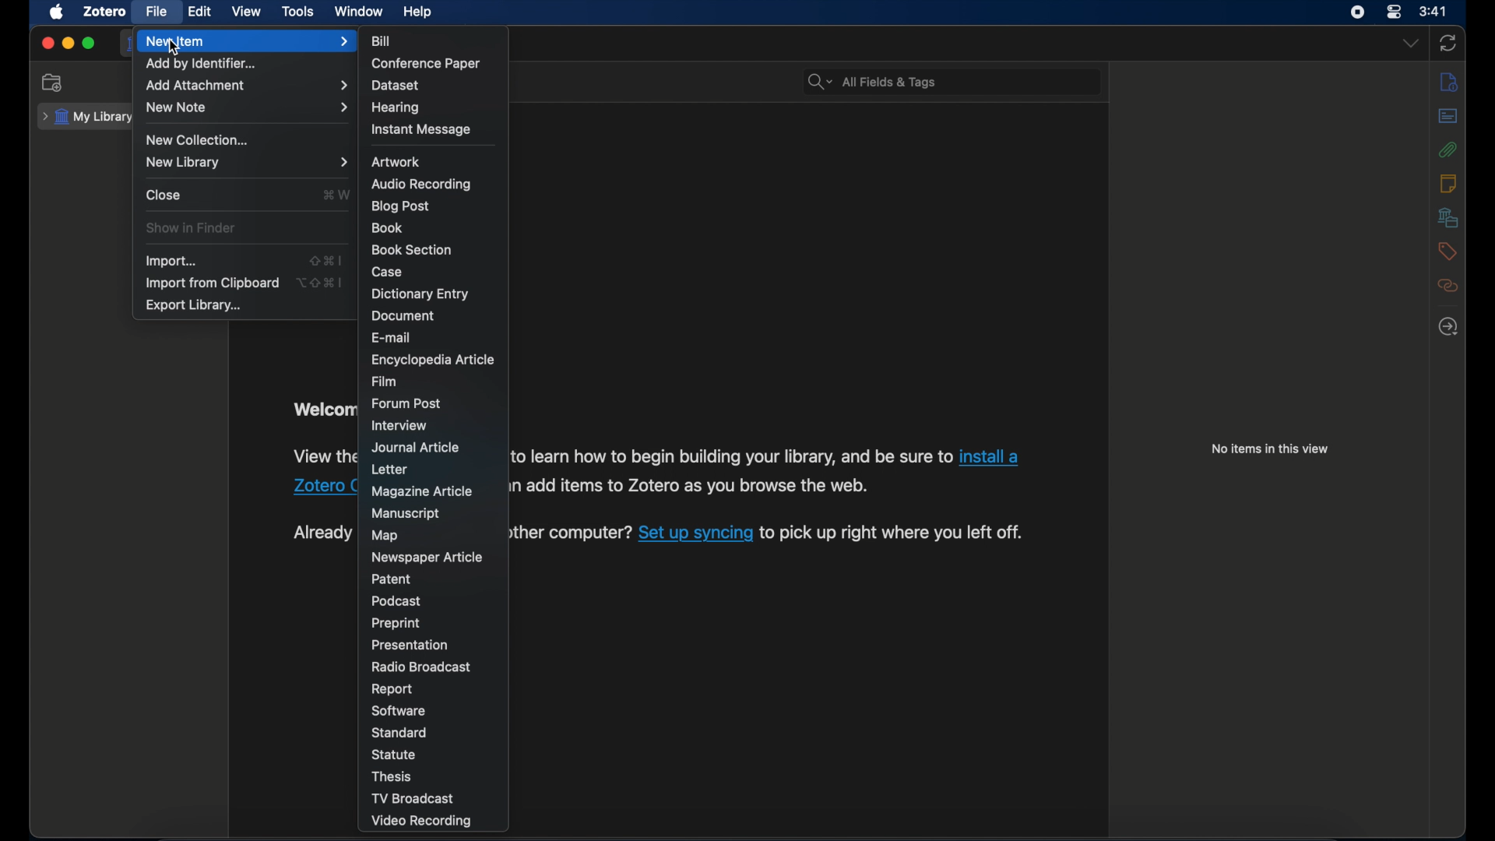 This screenshot has height=841, width=1495. Describe the element at coordinates (727, 456) in the screenshot. I see `text` at that location.